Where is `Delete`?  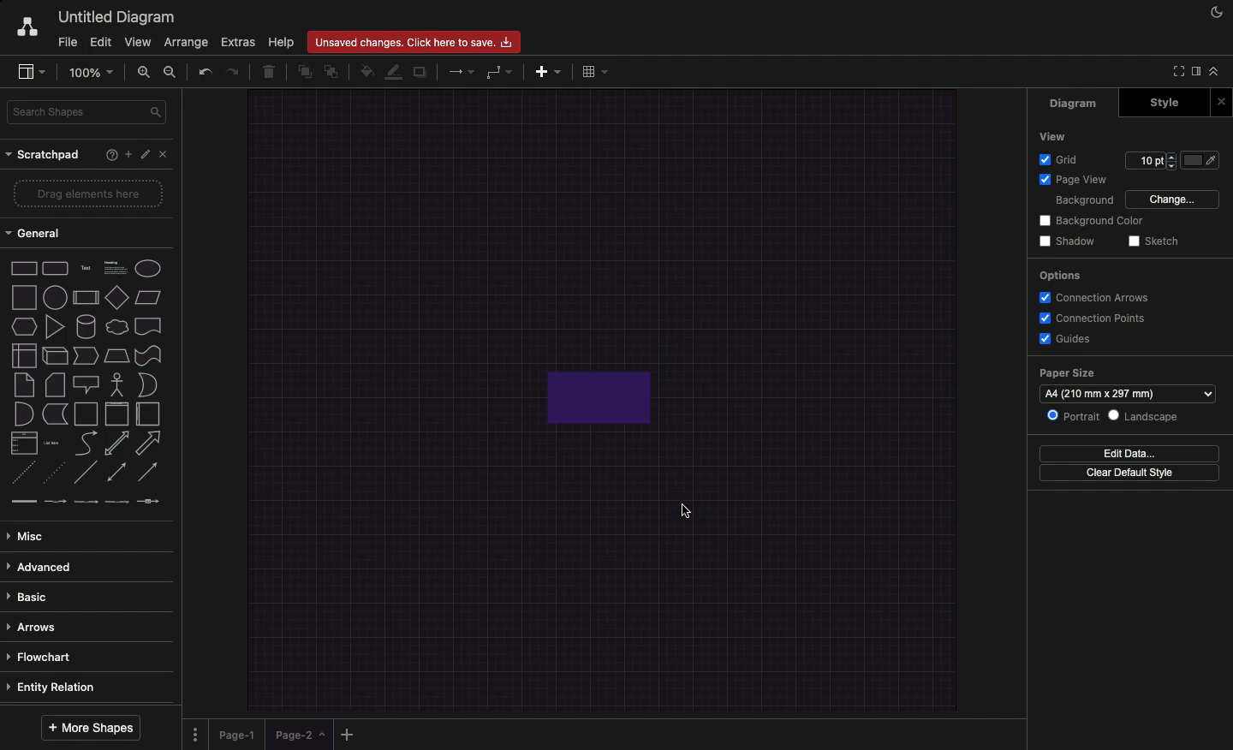
Delete is located at coordinates (271, 69).